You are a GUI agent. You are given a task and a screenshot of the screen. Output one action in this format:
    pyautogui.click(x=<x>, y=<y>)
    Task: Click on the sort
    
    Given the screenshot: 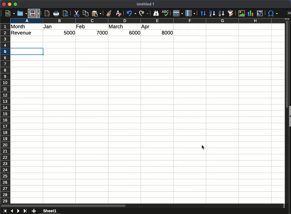 What is the action you would take?
    pyautogui.click(x=203, y=13)
    